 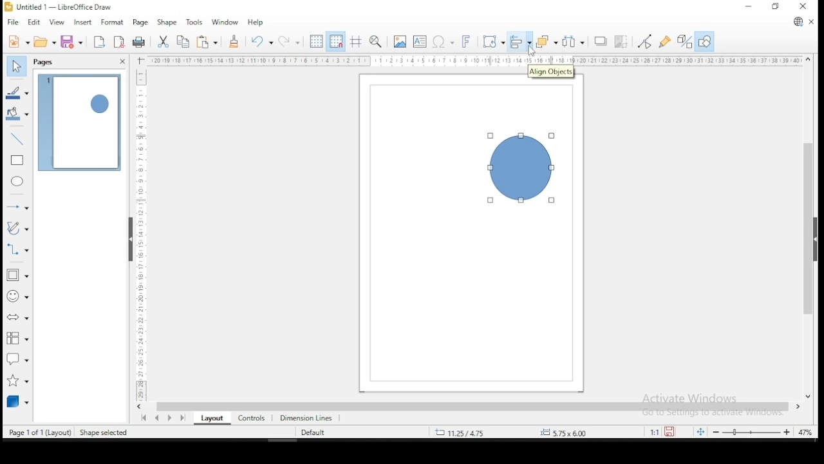 I want to click on 11.25/4.75, so click(x=463, y=432).